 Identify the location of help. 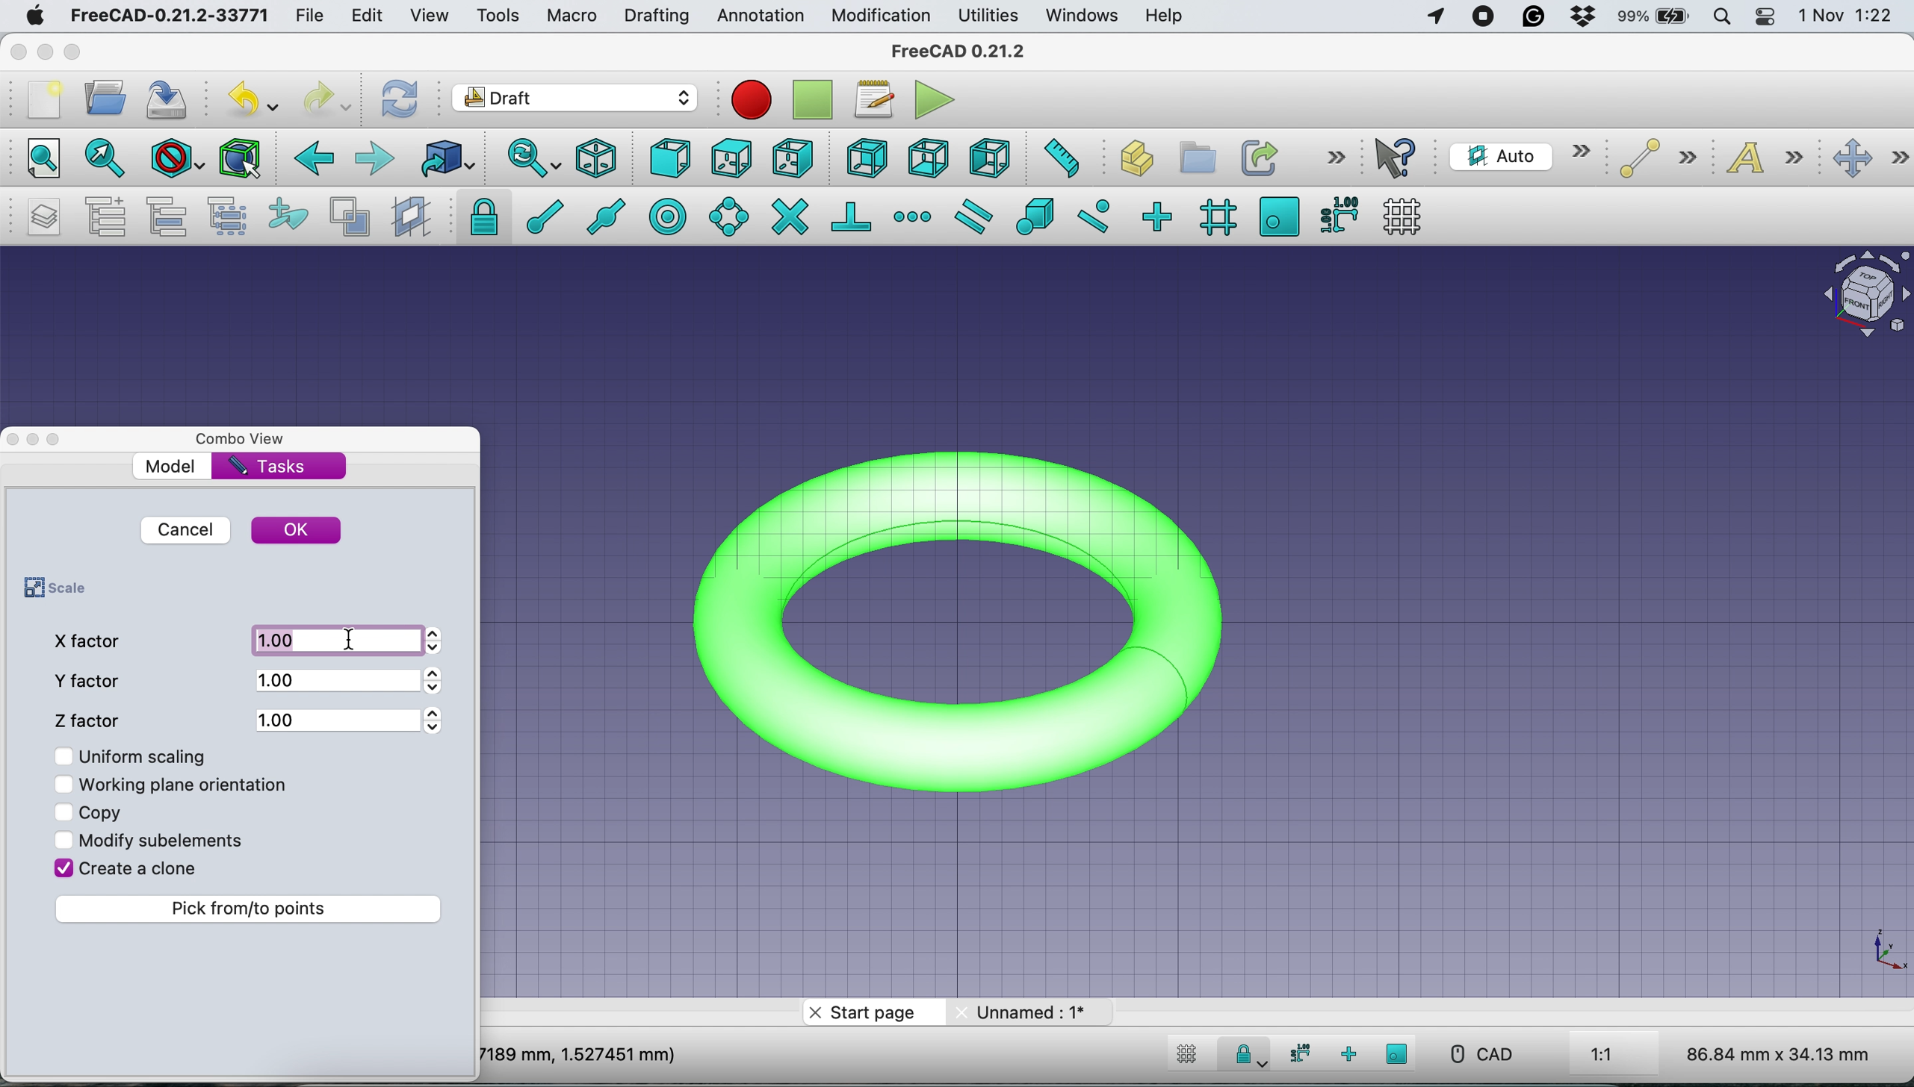
(1161, 16).